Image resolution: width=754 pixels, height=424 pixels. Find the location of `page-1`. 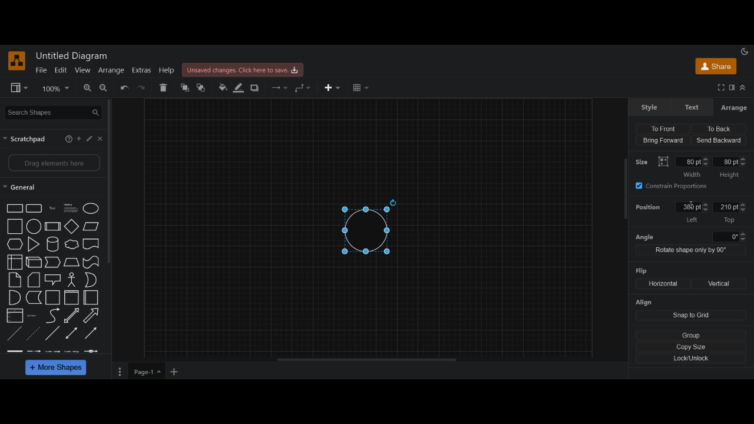

page-1 is located at coordinates (148, 372).